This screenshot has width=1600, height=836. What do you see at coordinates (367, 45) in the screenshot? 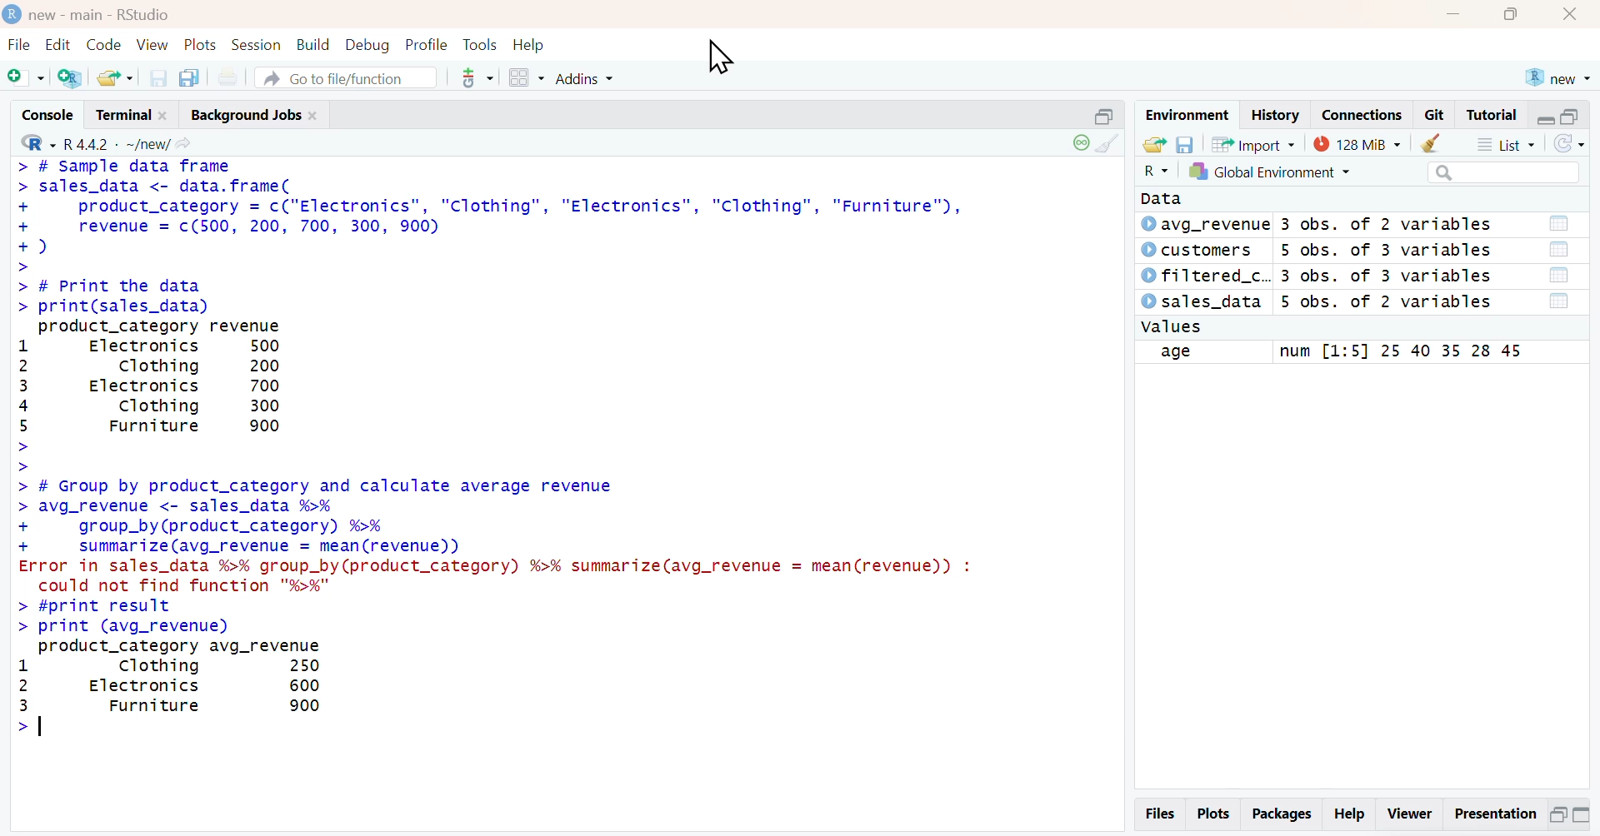
I see `Debug` at bounding box center [367, 45].